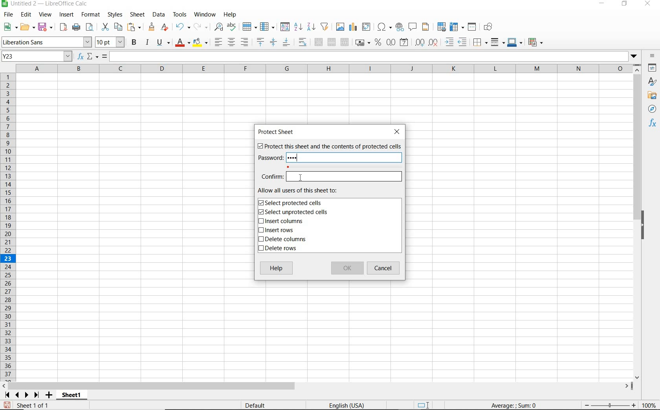 The height and width of the screenshot is (410, 660). What do you see at coordinates (148, 43) in the screenshot?
I see `ITALIC` at bounding box center [148, 43].